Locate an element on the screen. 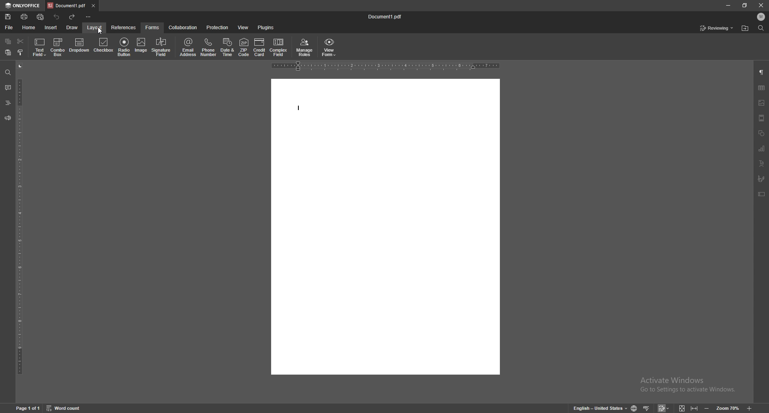 This screenshot has width=769, height=413. draw is located at coordinates (72, 27).